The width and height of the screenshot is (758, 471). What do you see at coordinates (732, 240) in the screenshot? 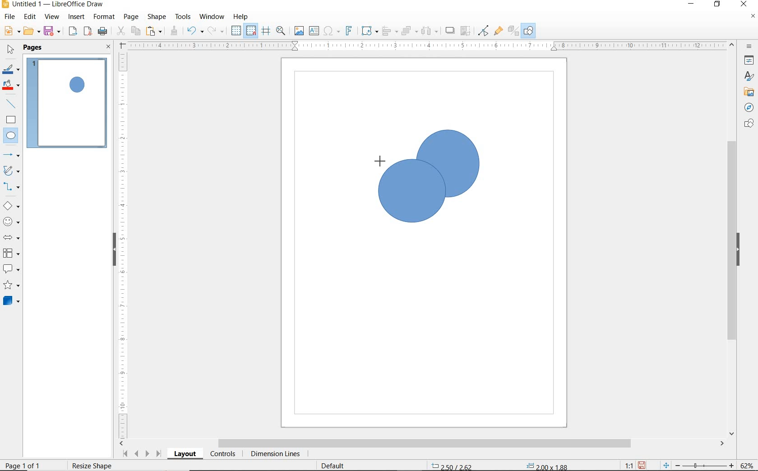
I see `SCROLLBAR` at bounding box center [732, 240].